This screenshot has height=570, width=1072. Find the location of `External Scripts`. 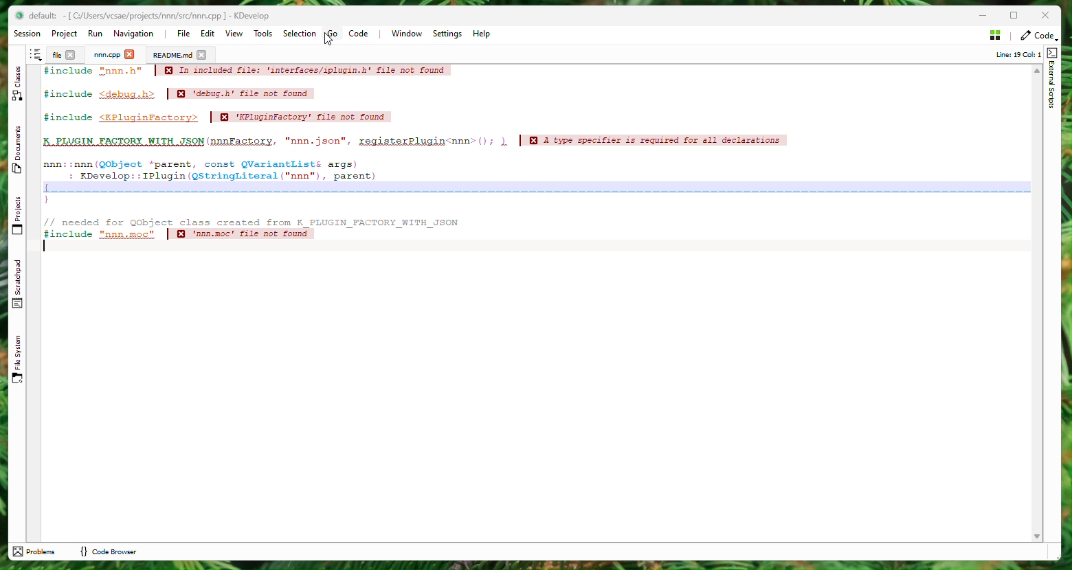

External Scripts is located at coordinates (1052, 80).